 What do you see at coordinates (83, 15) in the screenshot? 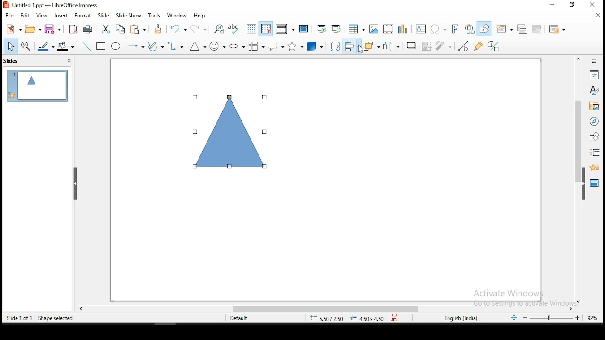
I see `format` at bounding box center [83, 15].